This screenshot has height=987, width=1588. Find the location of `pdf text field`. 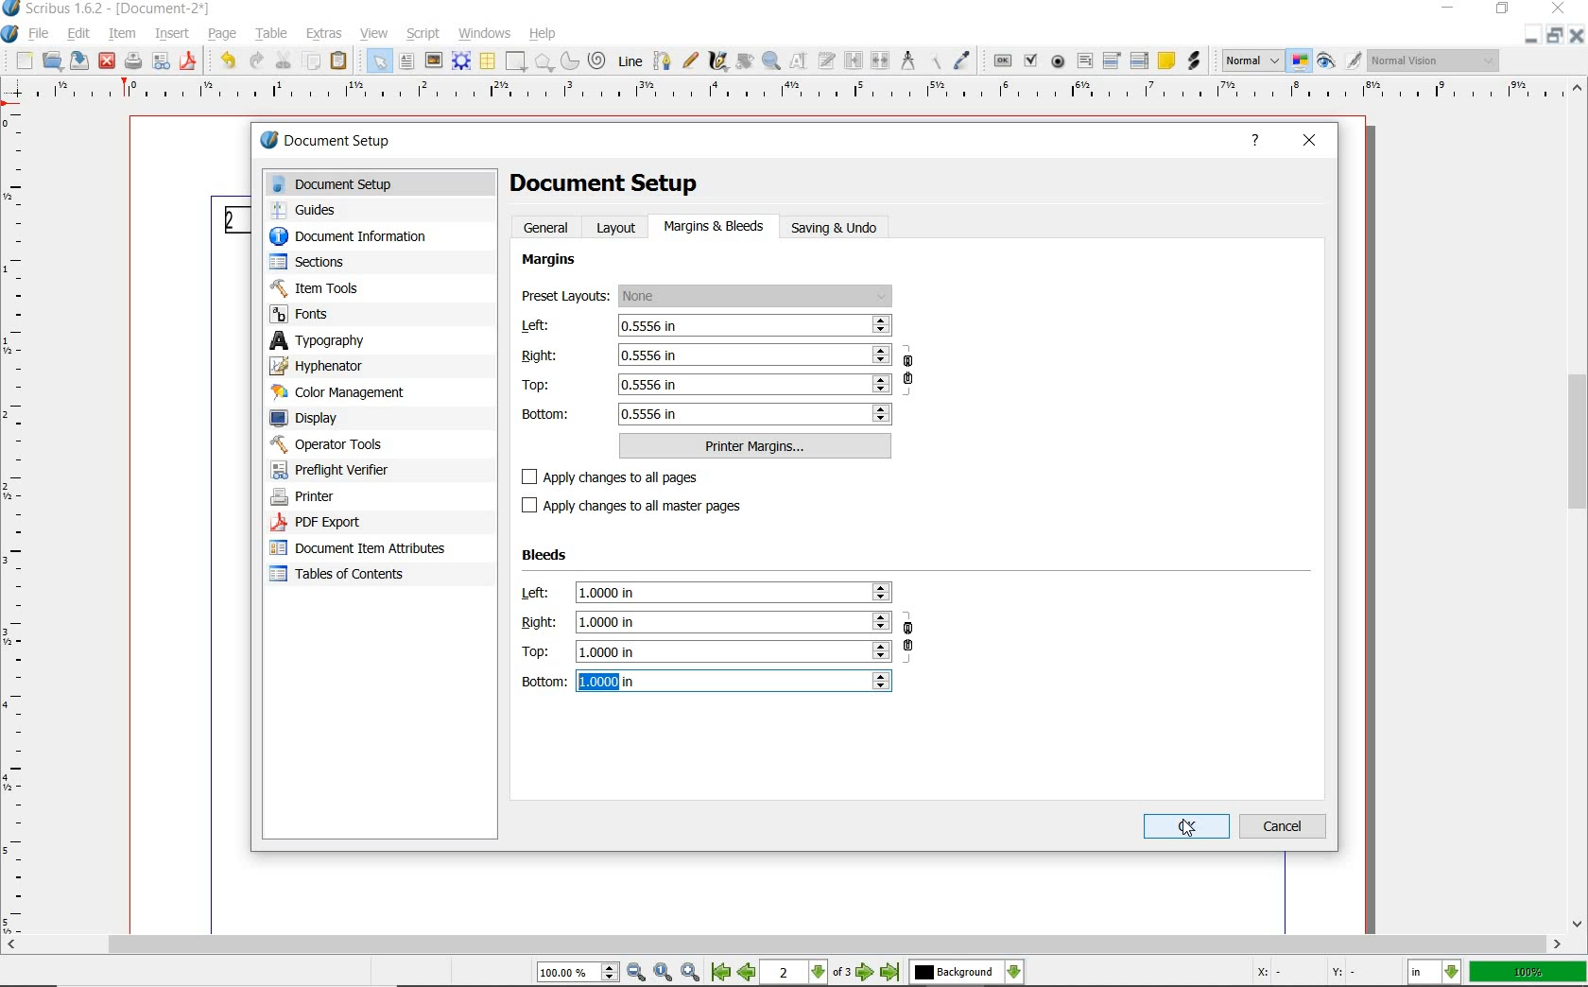

pdf text field is located at coordinates (1084, 61).